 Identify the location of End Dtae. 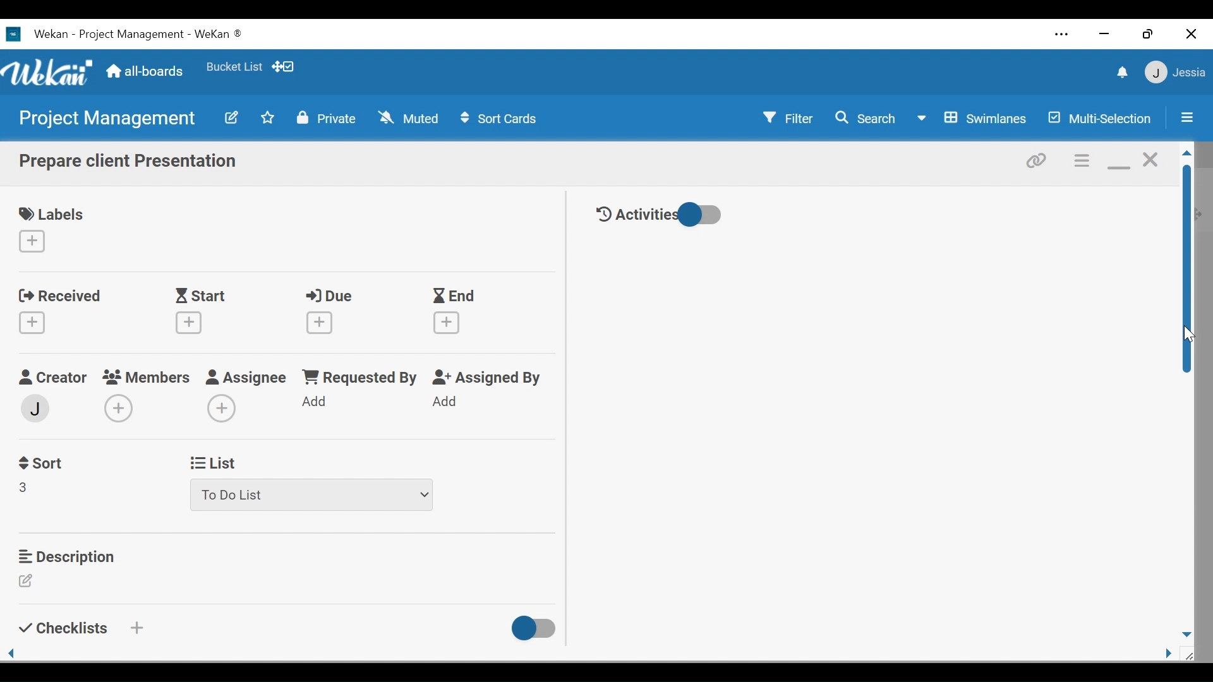
(454, 295).